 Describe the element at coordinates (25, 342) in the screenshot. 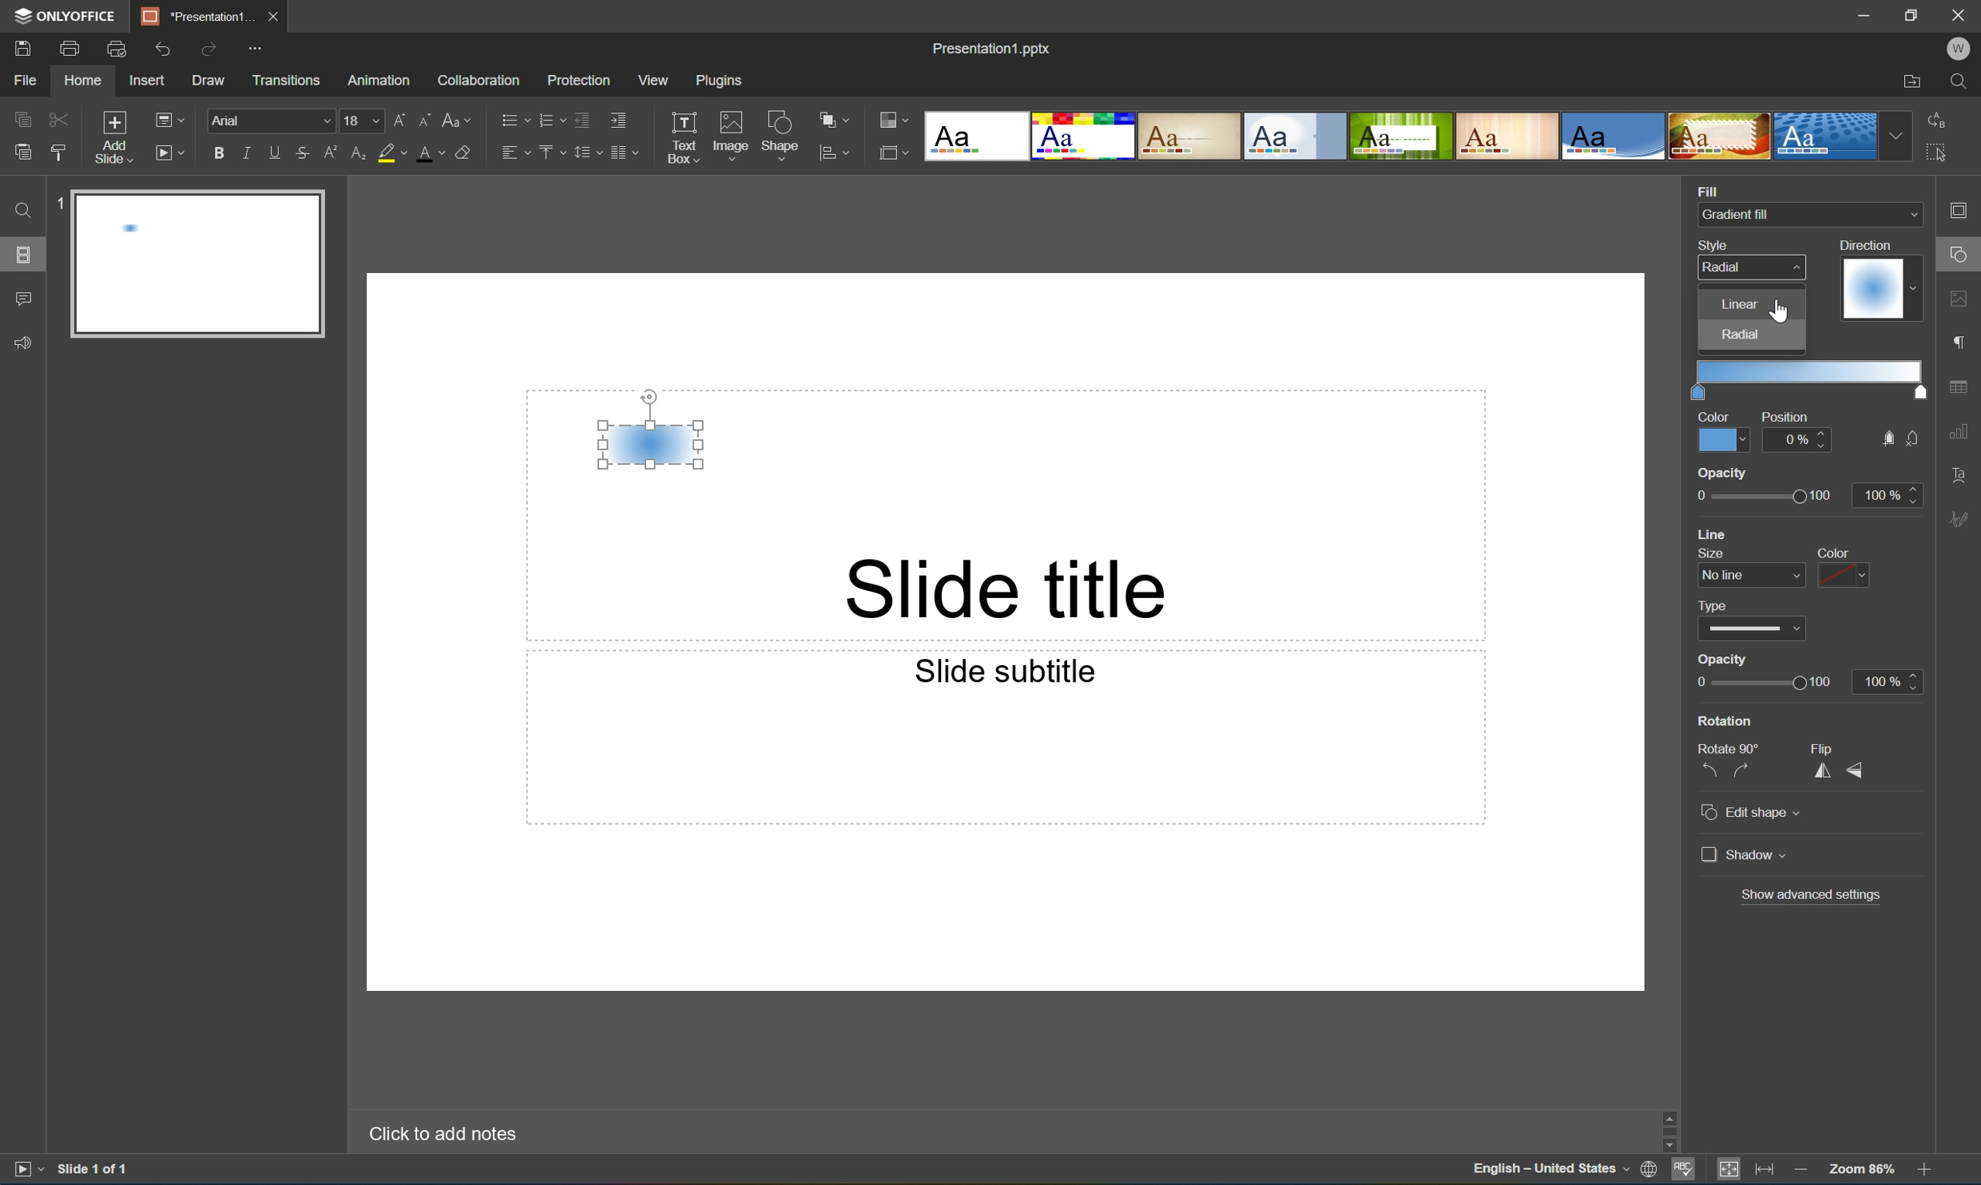

I see `Feedback & Support` at that location.